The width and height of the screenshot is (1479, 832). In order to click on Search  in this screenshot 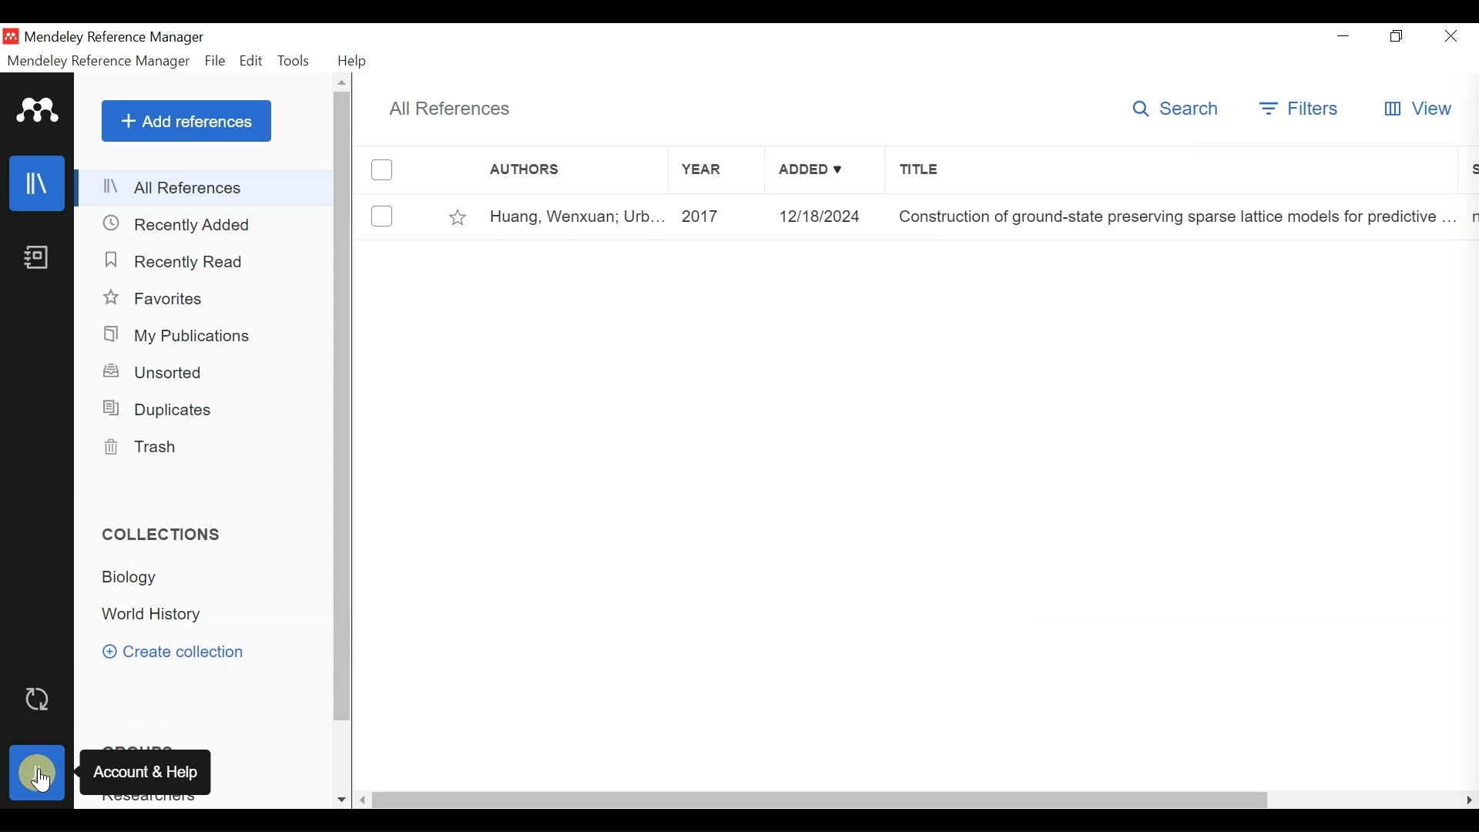, I will do `click(1175, 109)`.